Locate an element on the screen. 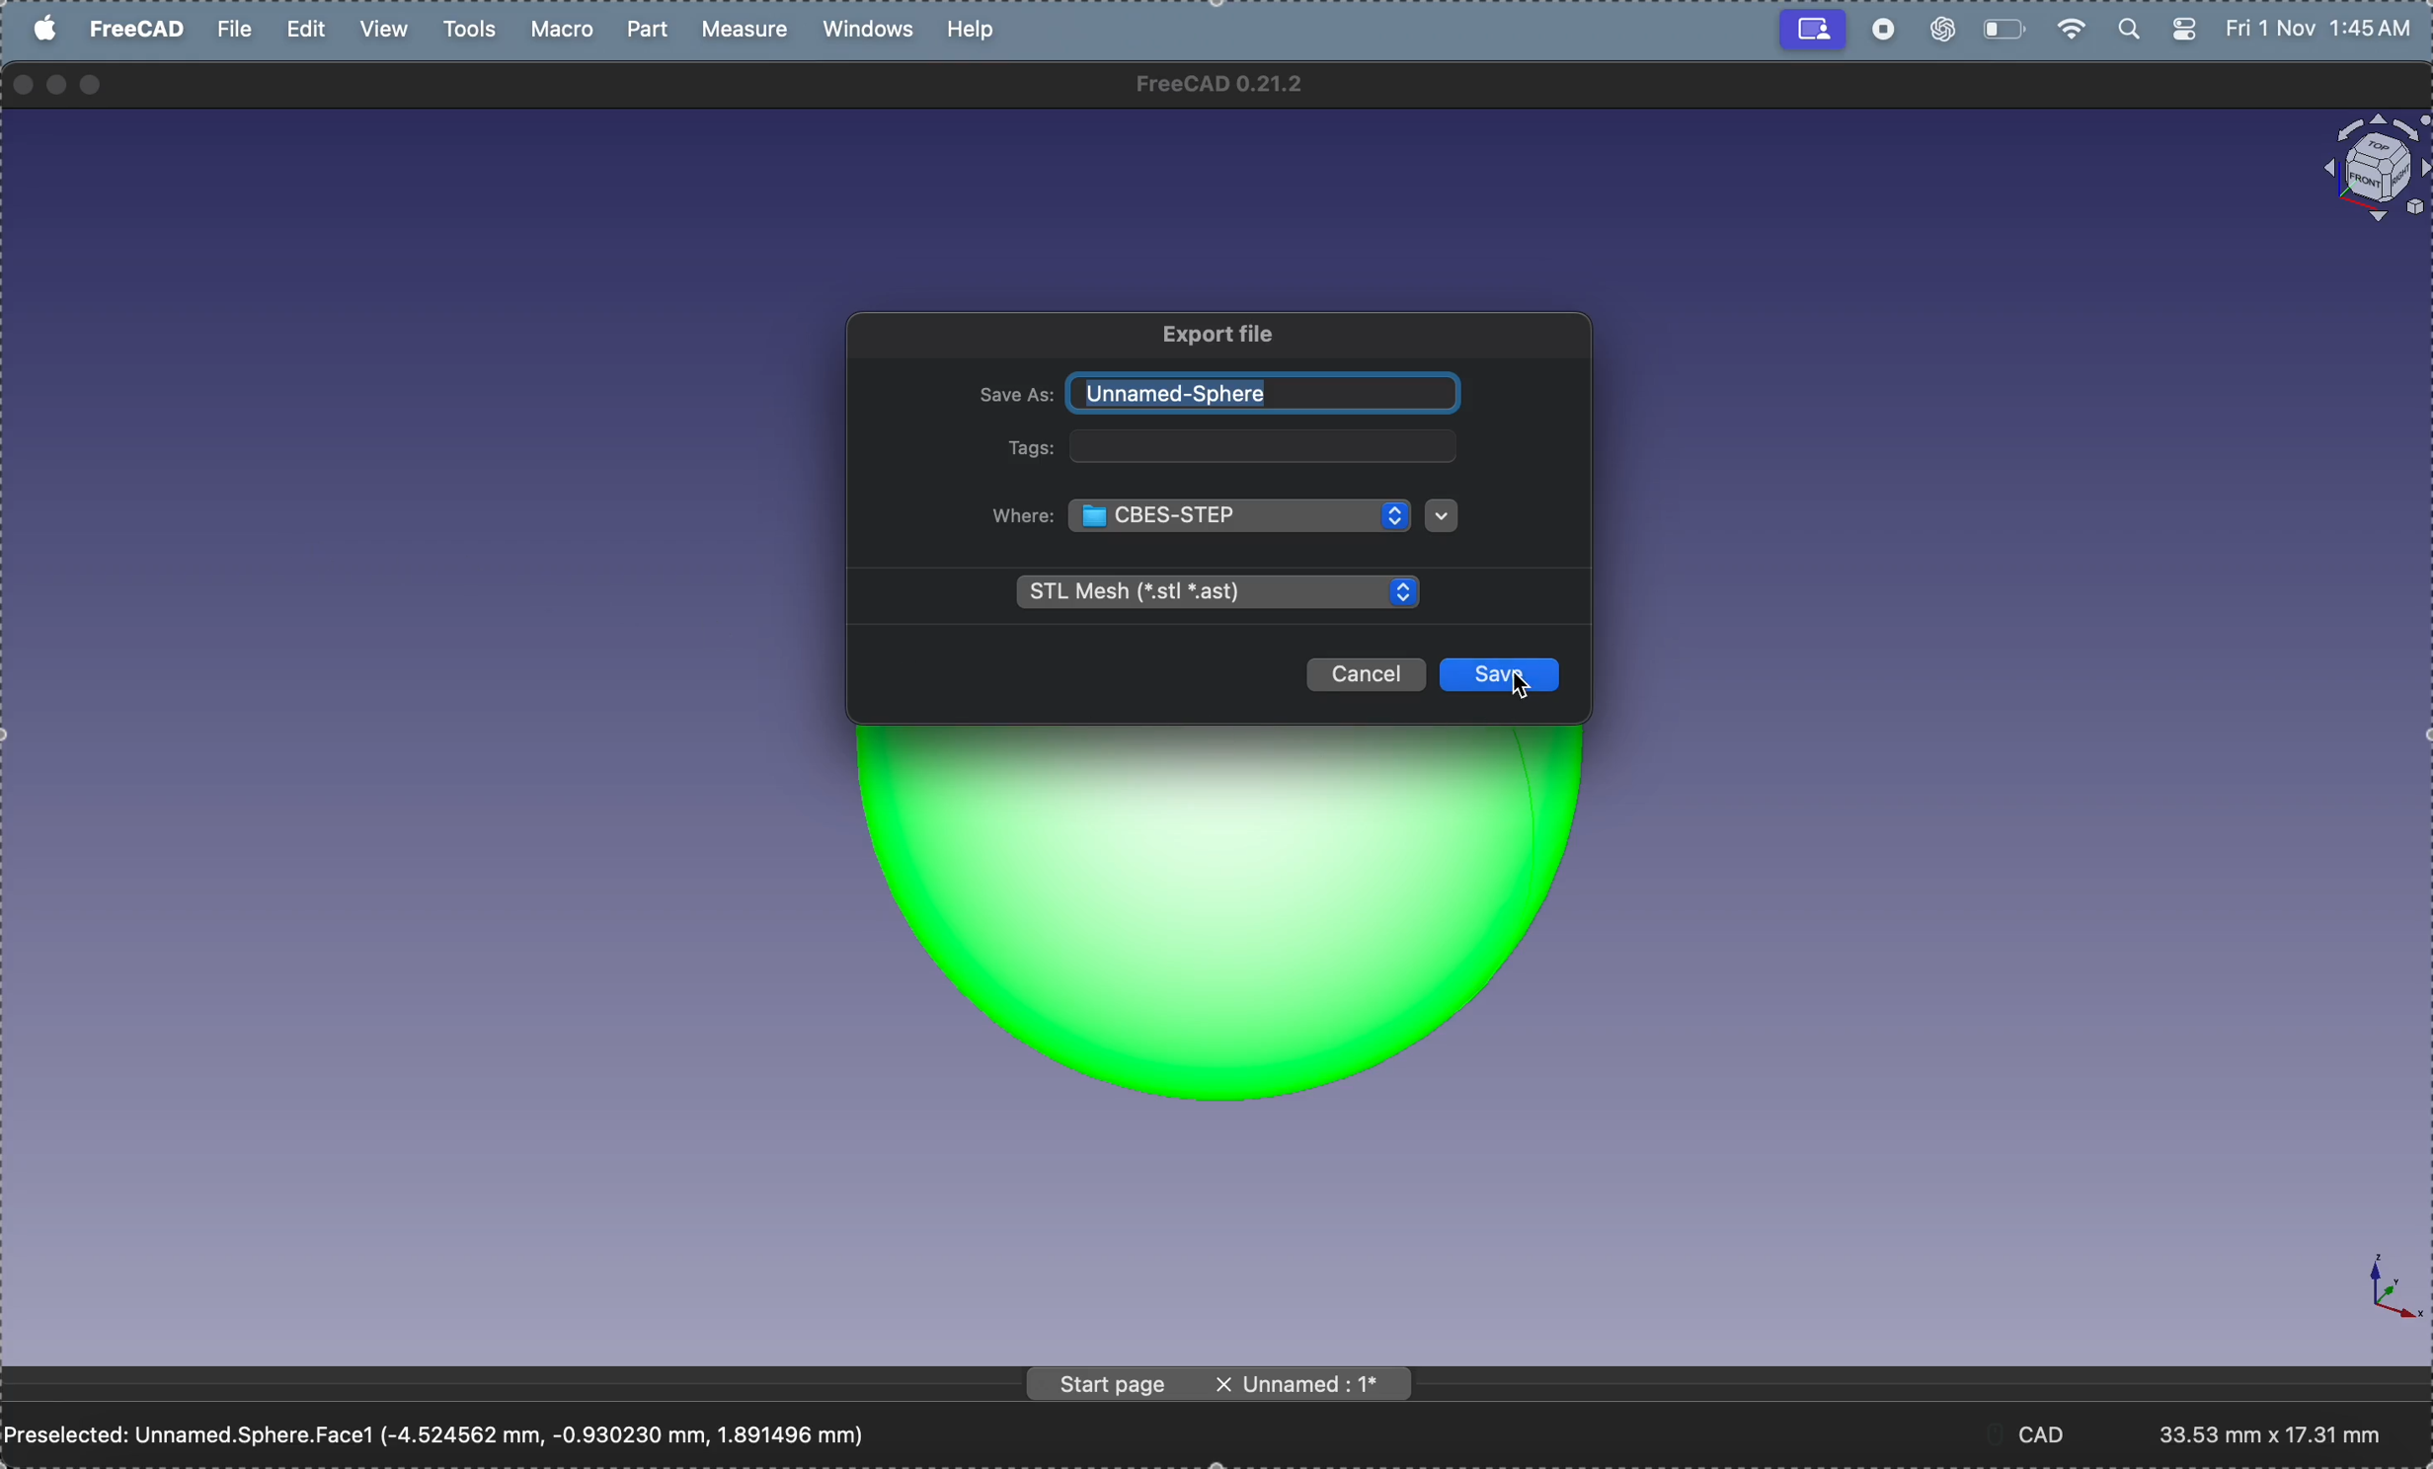 This screenshot has height=1469, width=2433. tags is located at coordinates (1030, 450).